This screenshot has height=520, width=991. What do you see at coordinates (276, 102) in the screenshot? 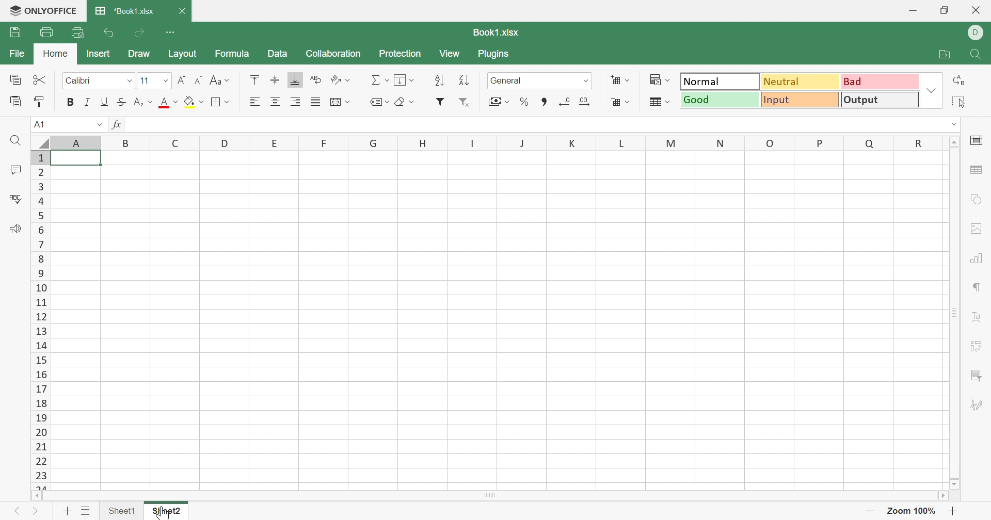
I see `Align Center` at bounding box center [276, 102].